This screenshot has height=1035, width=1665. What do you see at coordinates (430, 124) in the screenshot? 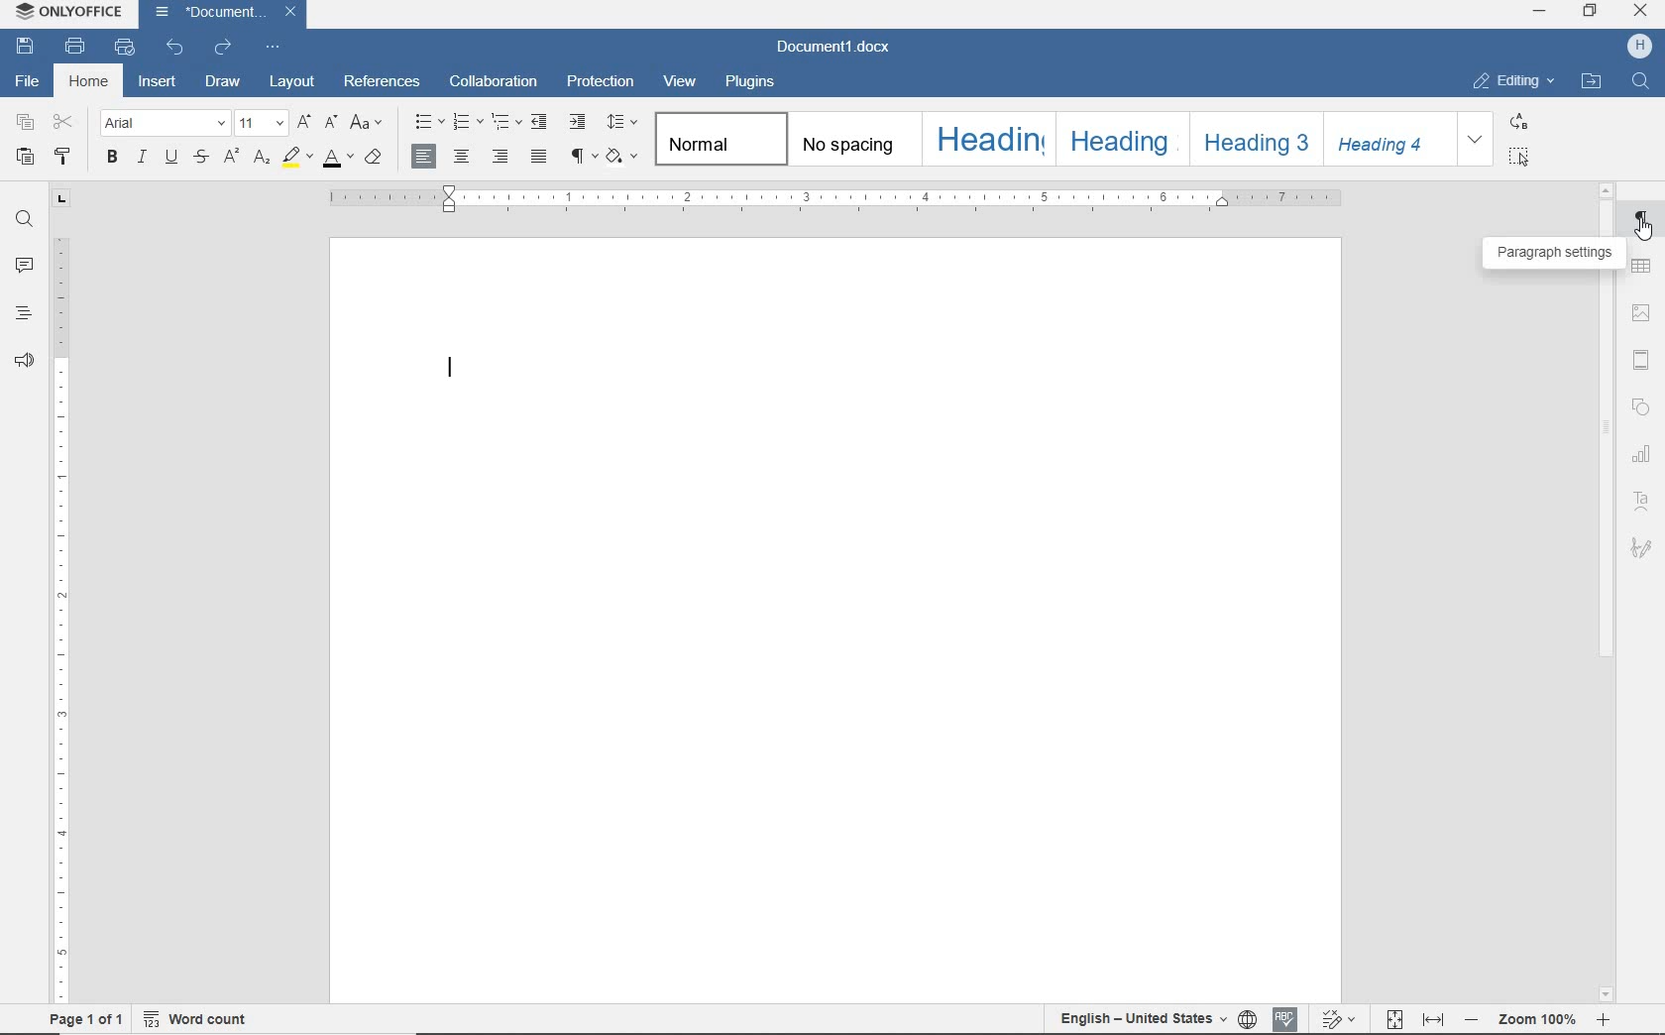
I see `bullets` at bounding box center [430, 124].